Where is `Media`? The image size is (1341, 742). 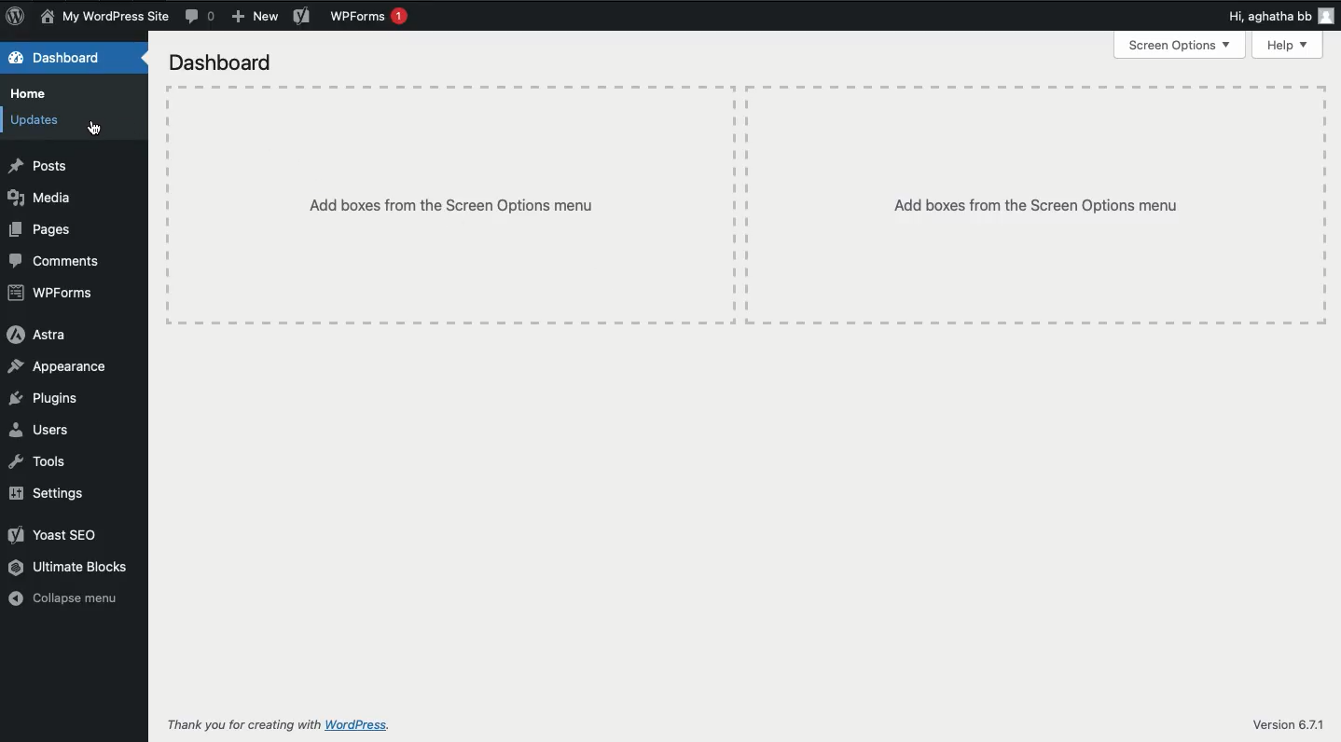
Media is located at coordinates (39, 197).